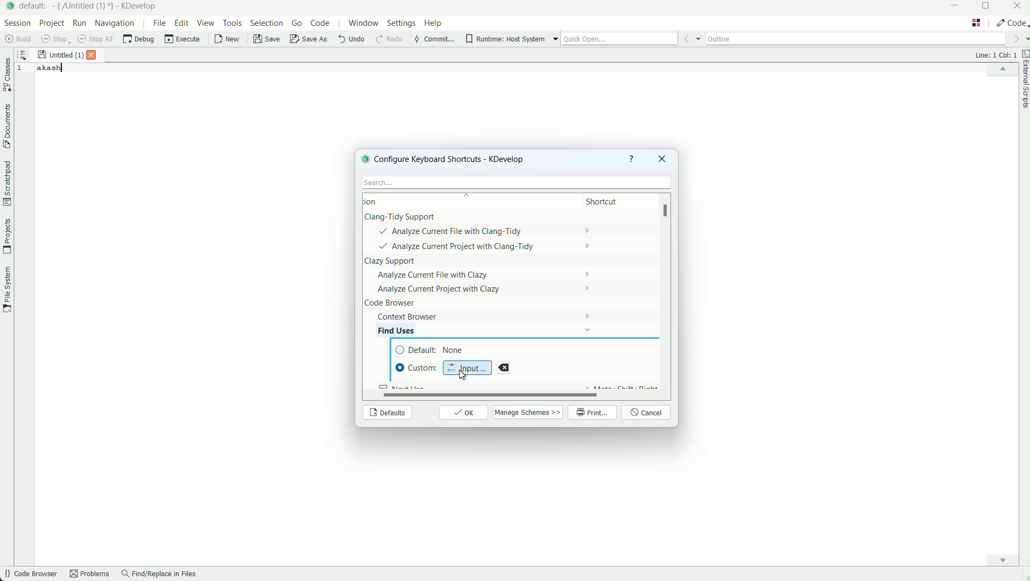  Describe the element at coordinates (434, 40) in the screenshot. I see `commit` at that location.